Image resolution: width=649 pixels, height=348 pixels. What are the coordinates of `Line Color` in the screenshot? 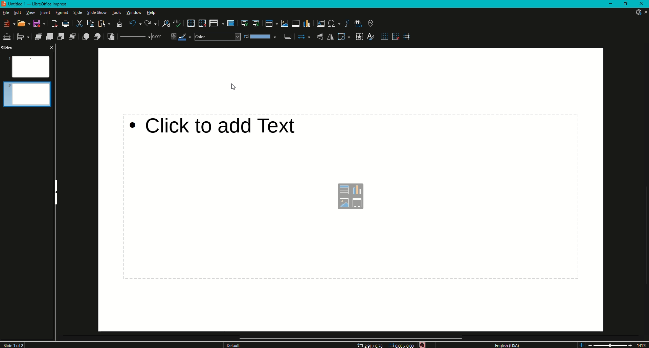 It's located at (184, 38).